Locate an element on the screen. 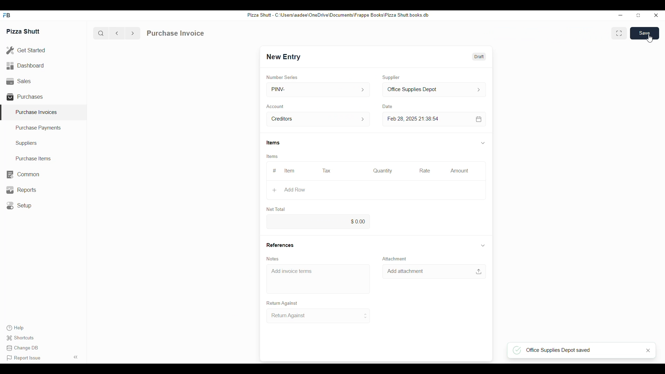  Office Supplies Depot saved is located at coordinates (570, 350).